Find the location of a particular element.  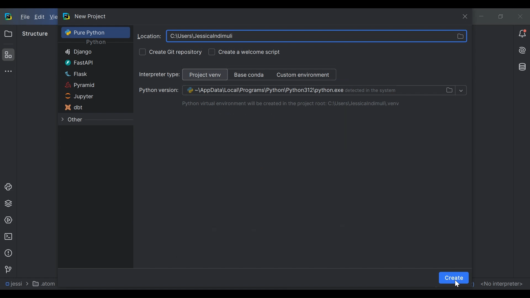

PyCharm is located at coordinates (67, 16).